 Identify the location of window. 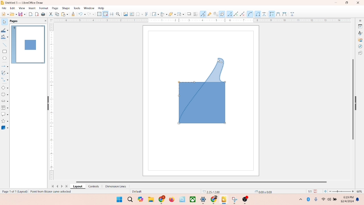
(89, 8).